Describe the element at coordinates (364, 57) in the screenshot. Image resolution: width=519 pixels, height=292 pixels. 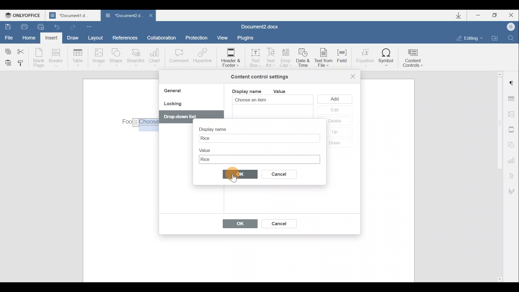
I see `Equation` at that location.